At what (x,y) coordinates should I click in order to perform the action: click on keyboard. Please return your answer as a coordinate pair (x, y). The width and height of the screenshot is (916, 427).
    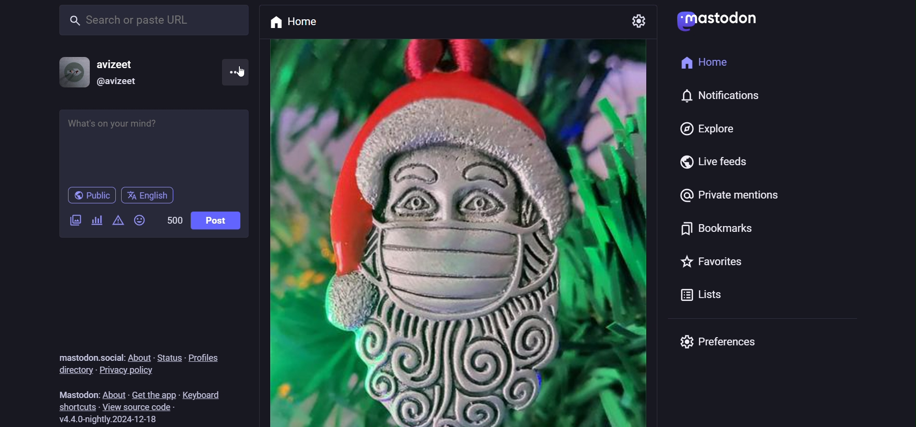
    Looking at the image, I should click on (207, 395).